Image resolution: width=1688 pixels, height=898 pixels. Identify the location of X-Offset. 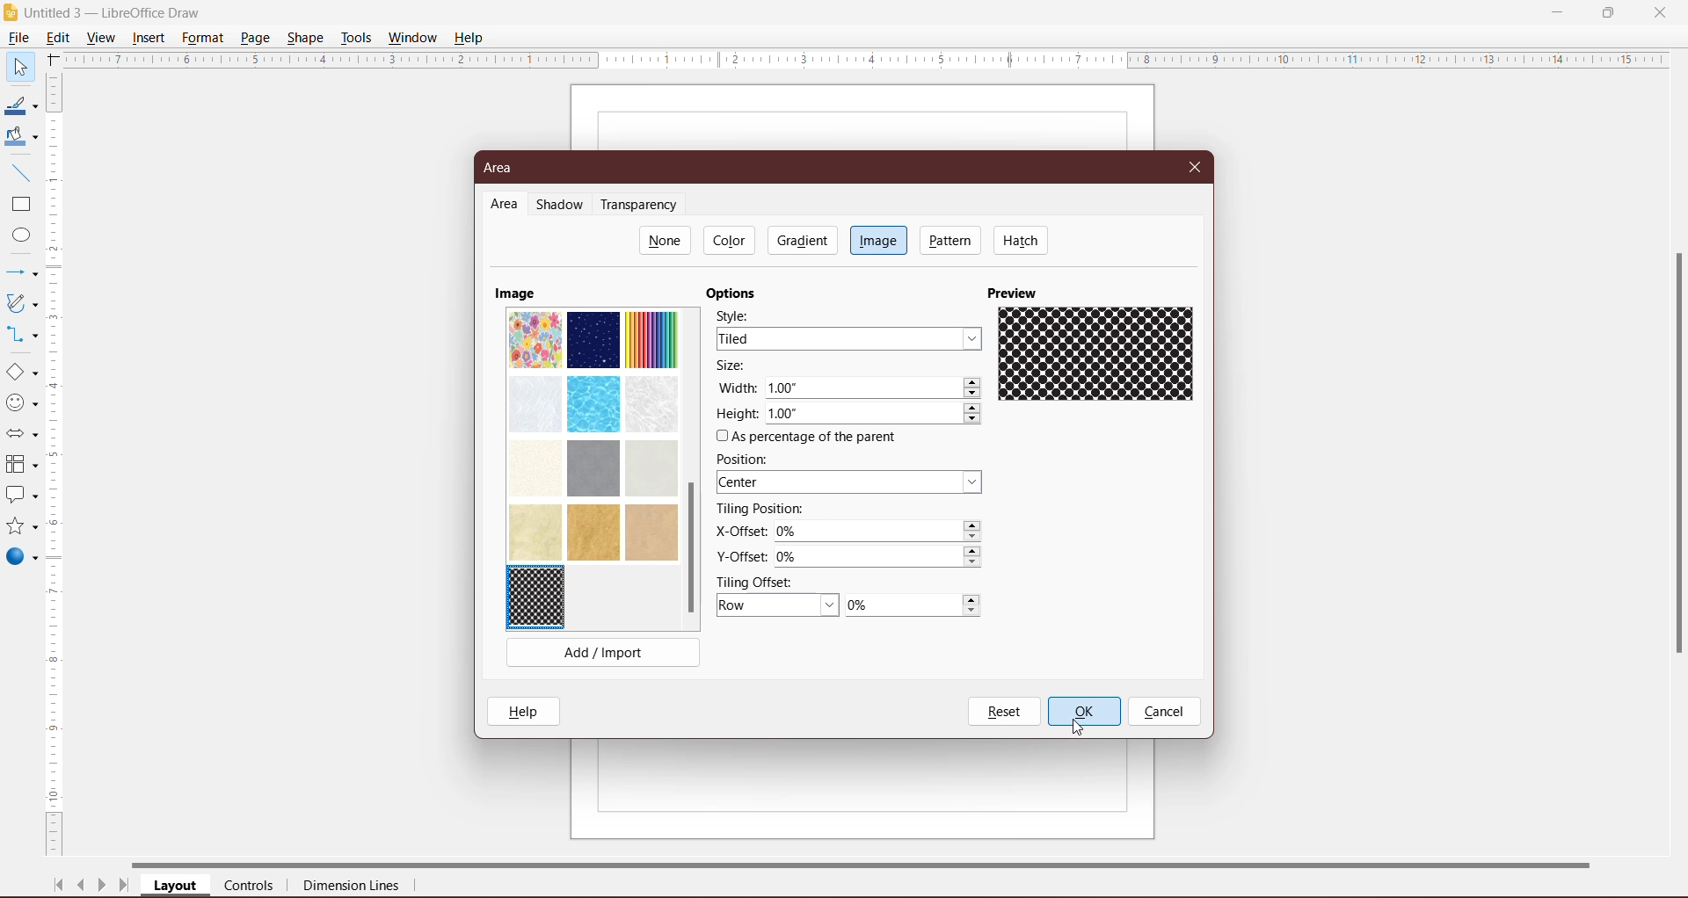
(738, 531).